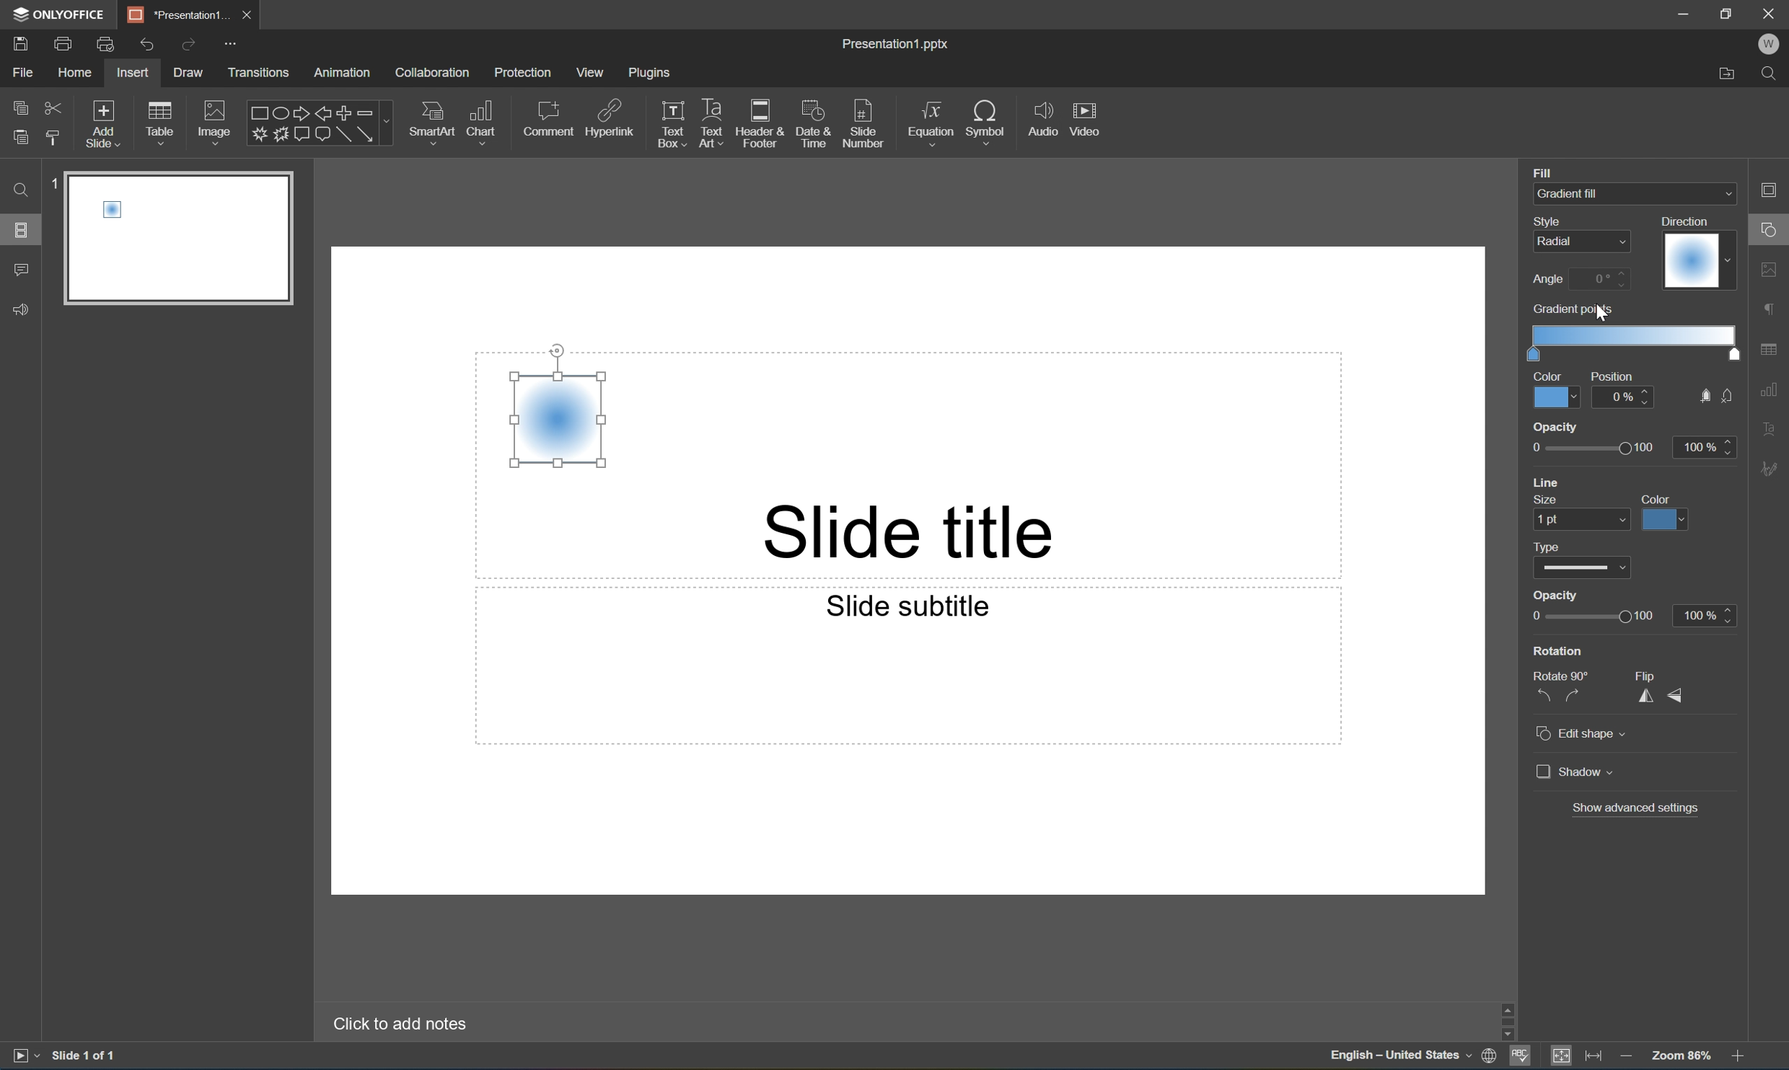 The width and height of the screenshot is (1789, 1070). What do you see at coordinates (22, 271) in the screenshot?
I see `Comment` at bounding box center [22, 271].